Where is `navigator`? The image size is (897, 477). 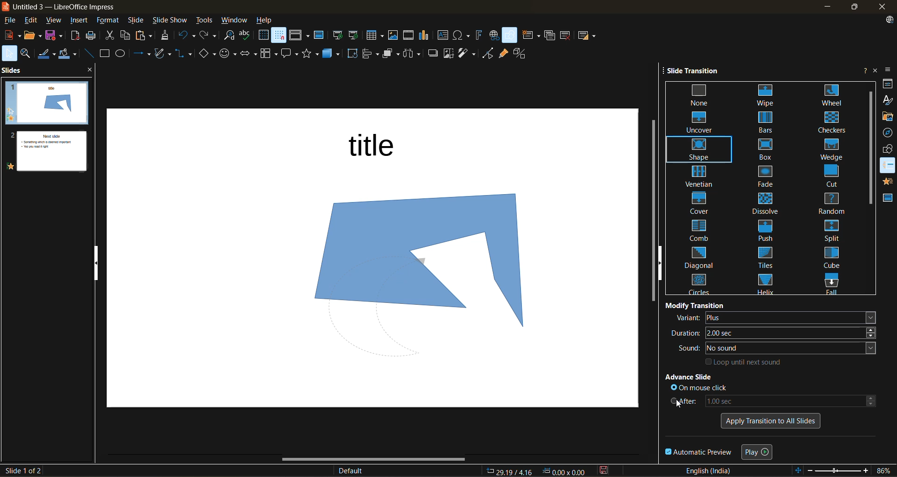 navigator is located at coordinates (888, 133).